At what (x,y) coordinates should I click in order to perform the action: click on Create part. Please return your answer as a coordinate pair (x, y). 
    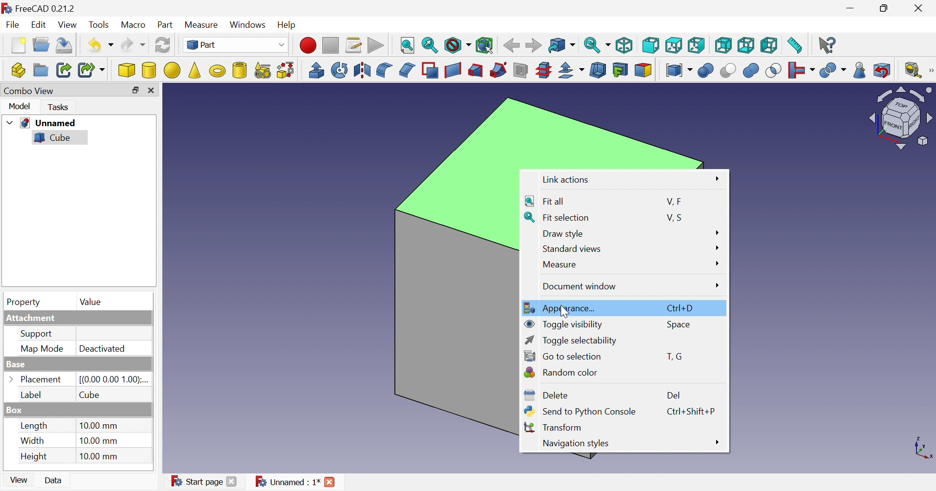
    Looking at the image, I should click on (17, 71).